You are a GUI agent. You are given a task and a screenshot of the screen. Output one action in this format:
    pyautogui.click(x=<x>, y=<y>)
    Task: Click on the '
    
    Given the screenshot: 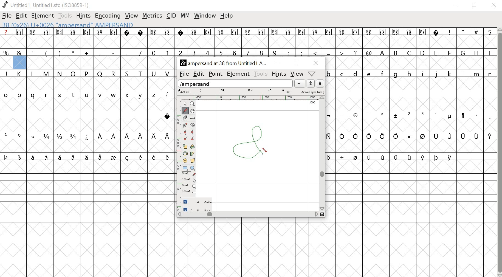 What is the action you would take?
    pyautogui.click(x=437, y=115)
    